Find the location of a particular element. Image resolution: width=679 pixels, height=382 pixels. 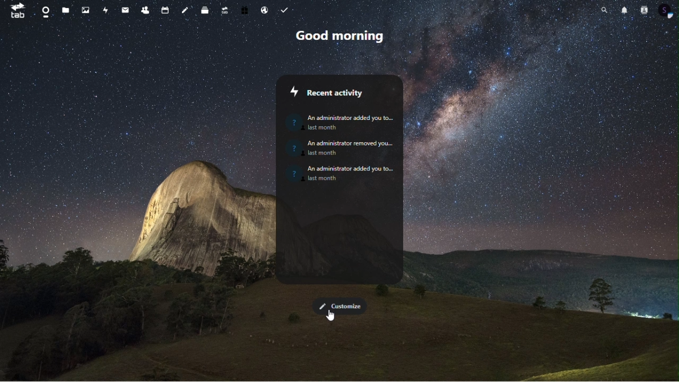

deck is located at coordinates (205, 12).